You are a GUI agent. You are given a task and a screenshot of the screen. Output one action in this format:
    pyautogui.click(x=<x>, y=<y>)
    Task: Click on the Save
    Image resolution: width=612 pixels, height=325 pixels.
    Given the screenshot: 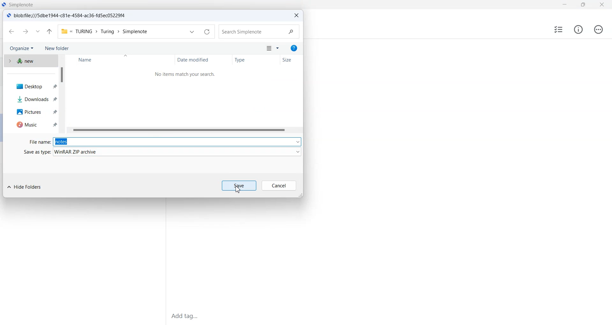 What is the action you would take?
    pyautogui.click(x=240, y=185)
    